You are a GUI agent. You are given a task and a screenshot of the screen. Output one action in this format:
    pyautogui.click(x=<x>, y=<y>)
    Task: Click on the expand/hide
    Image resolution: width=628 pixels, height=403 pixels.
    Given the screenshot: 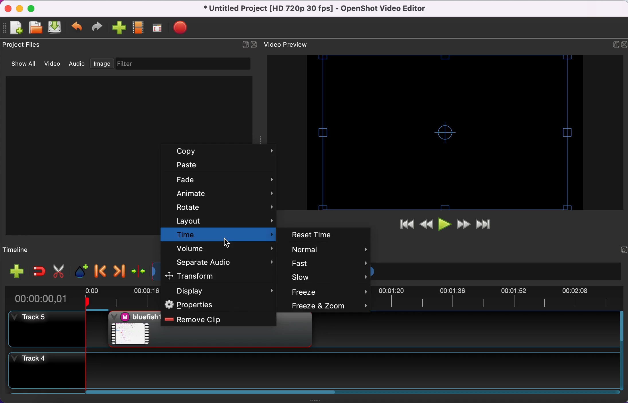 What is the action you would take?
    pyautogui.click(x=619, y=250)
    